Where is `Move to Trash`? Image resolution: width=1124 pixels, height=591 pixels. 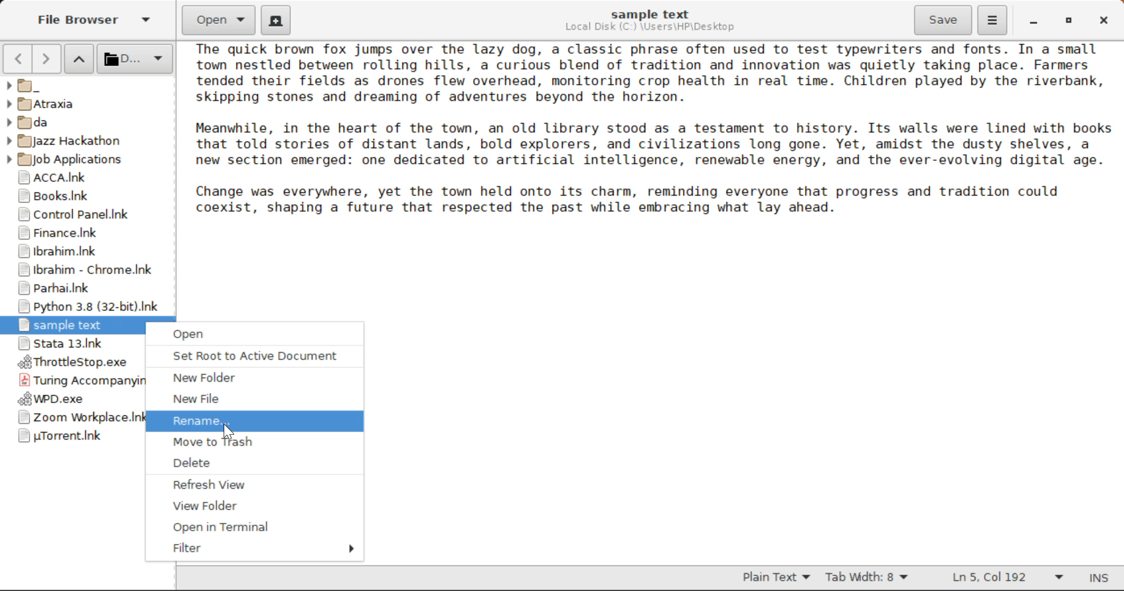
Move to Trash is located at coordinates (252, 444).